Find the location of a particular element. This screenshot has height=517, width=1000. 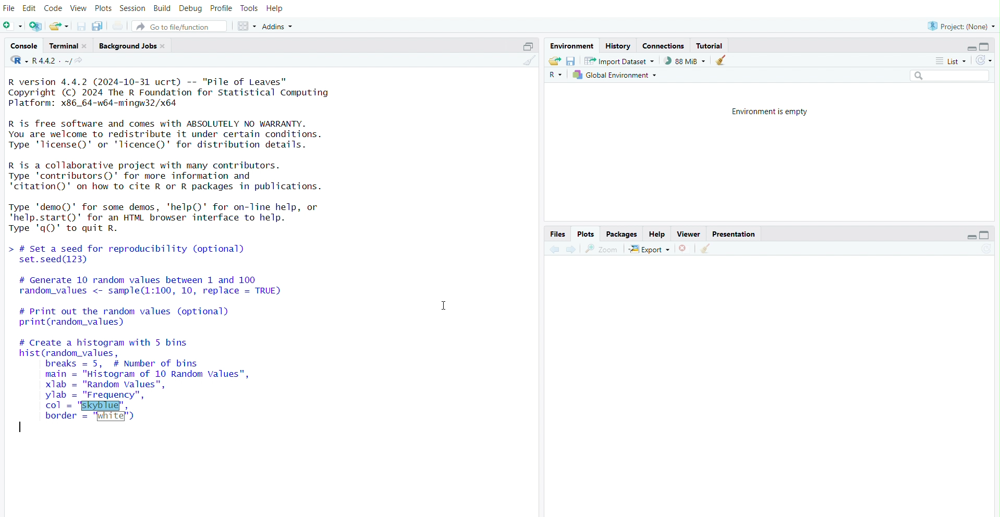

workspace panes is located at coordinates (247, 24).